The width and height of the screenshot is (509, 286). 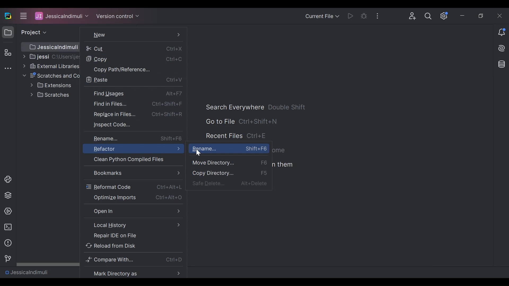 What do you see at coordinates (133, 93) in the screenshot?
I see `Find Usage` at bounding box center [133, 93].